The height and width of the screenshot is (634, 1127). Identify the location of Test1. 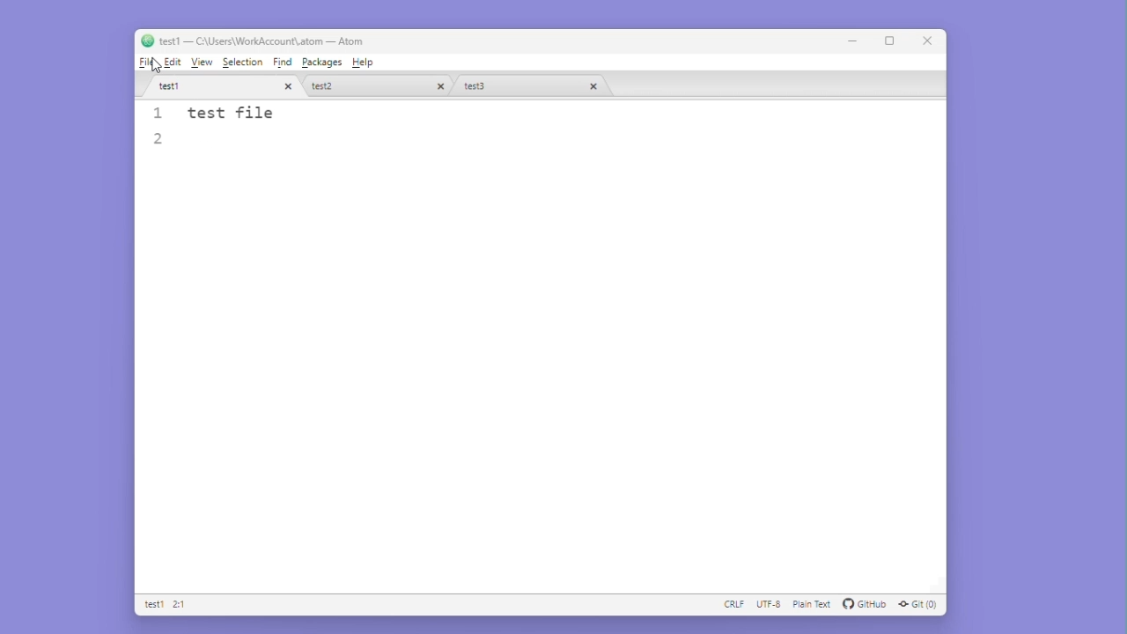
(208, 86).